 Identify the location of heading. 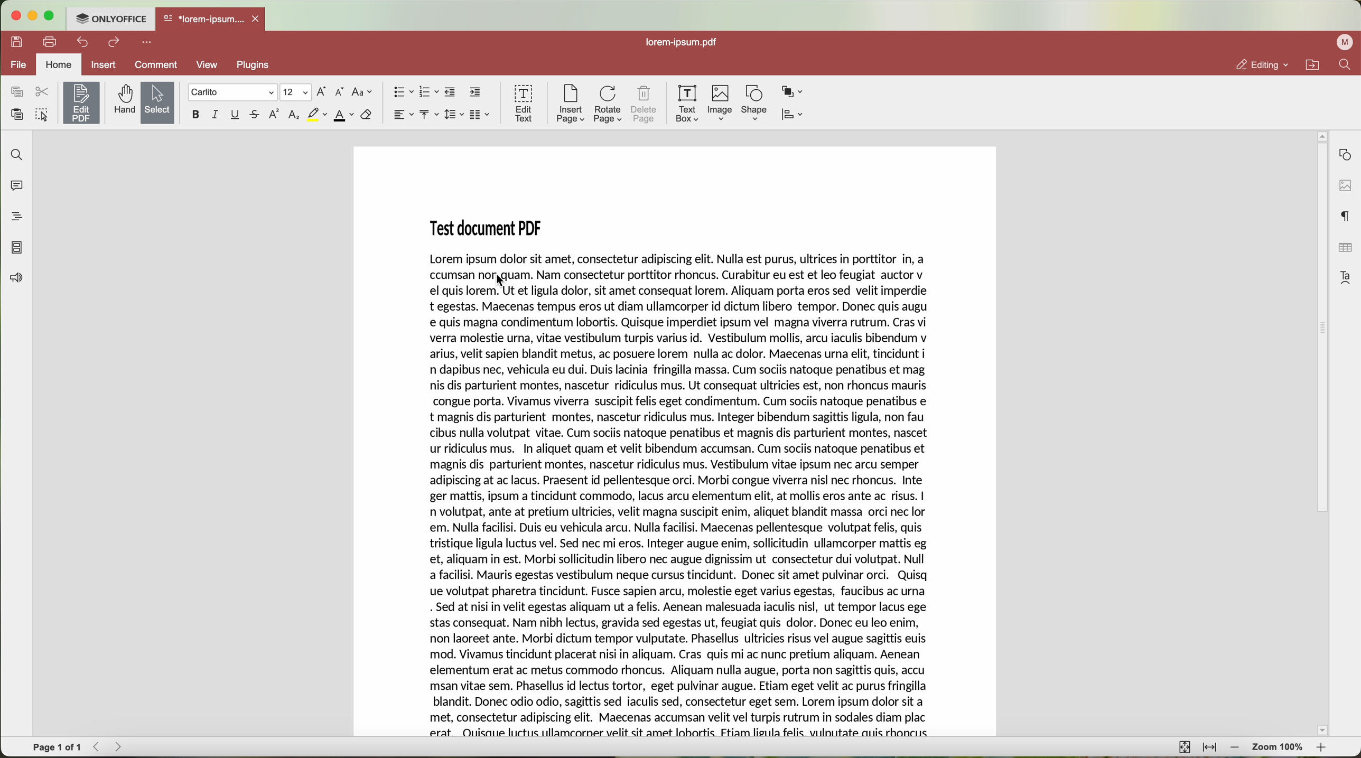
(16, 213).